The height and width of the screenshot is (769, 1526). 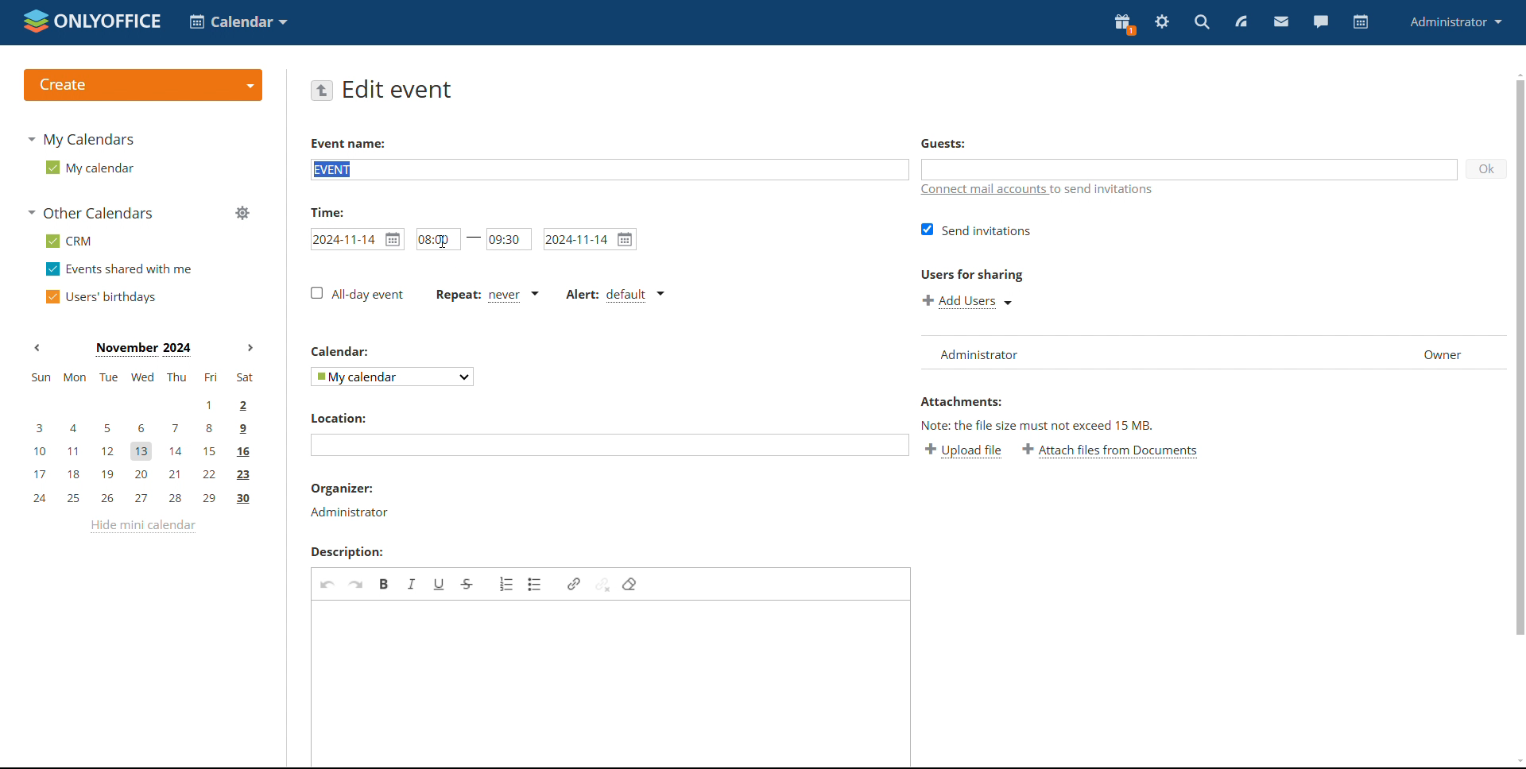 What do you see at coordinates (393, 377) in the screenshot?
I see `select event calendar` at bounding box center [393, 377].